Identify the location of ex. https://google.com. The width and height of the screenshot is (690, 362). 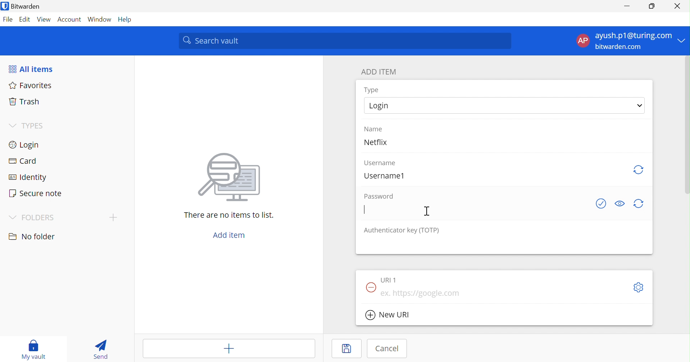
(421, 293).